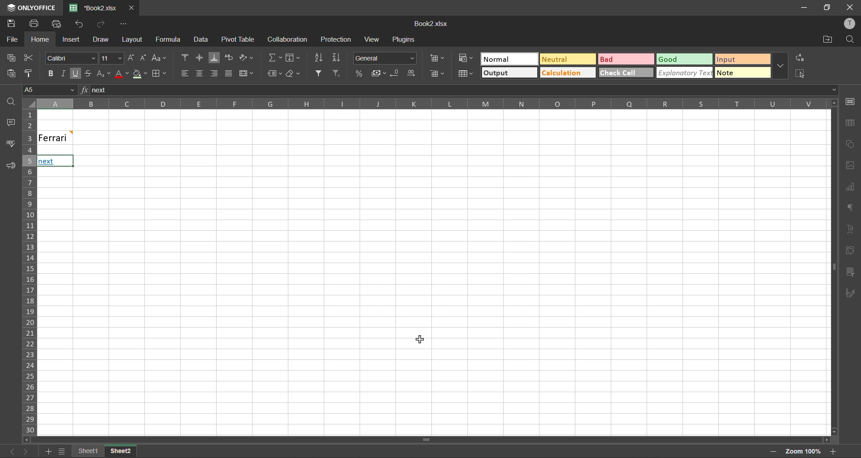  I want to click on sub/superscript, so click(100, 73).